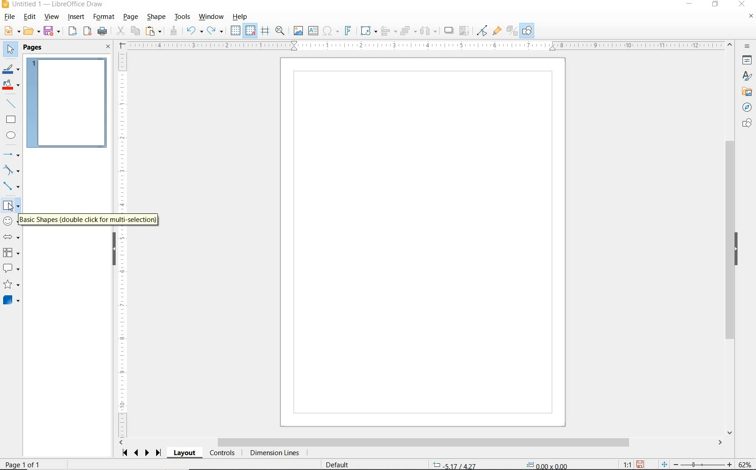 This screenshot has width=756, height=470. I want to click on FORMAT, so click(104, 18).